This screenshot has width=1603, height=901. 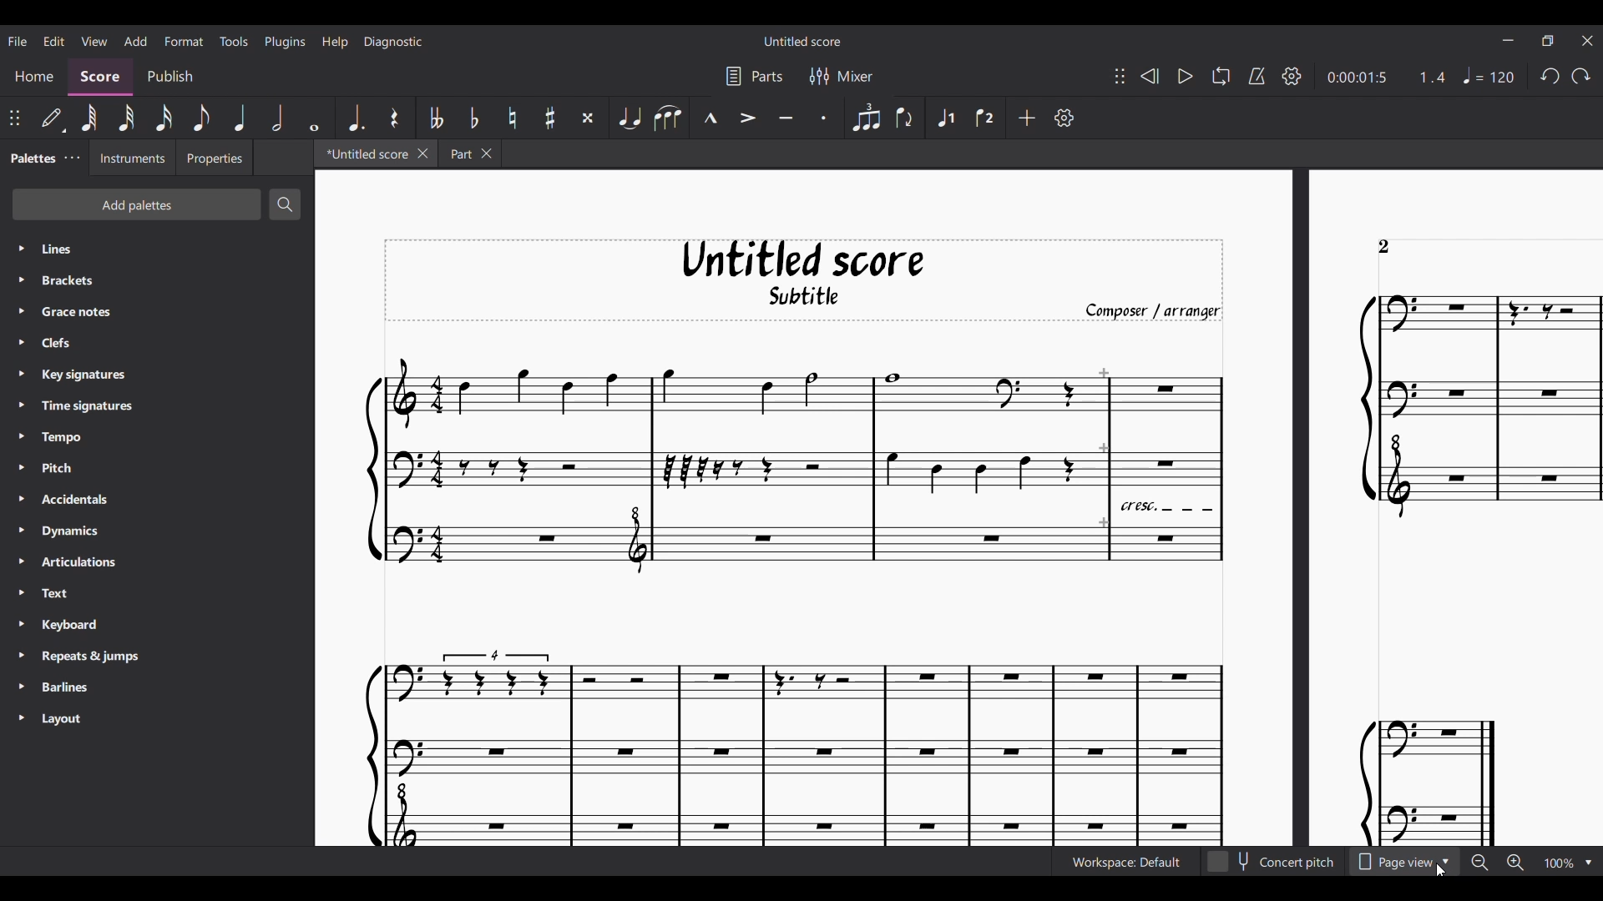 What do you see at coordinates (513, 118) in the screenshot?
I see `Toggle natural` at bounding box center [513, 118].